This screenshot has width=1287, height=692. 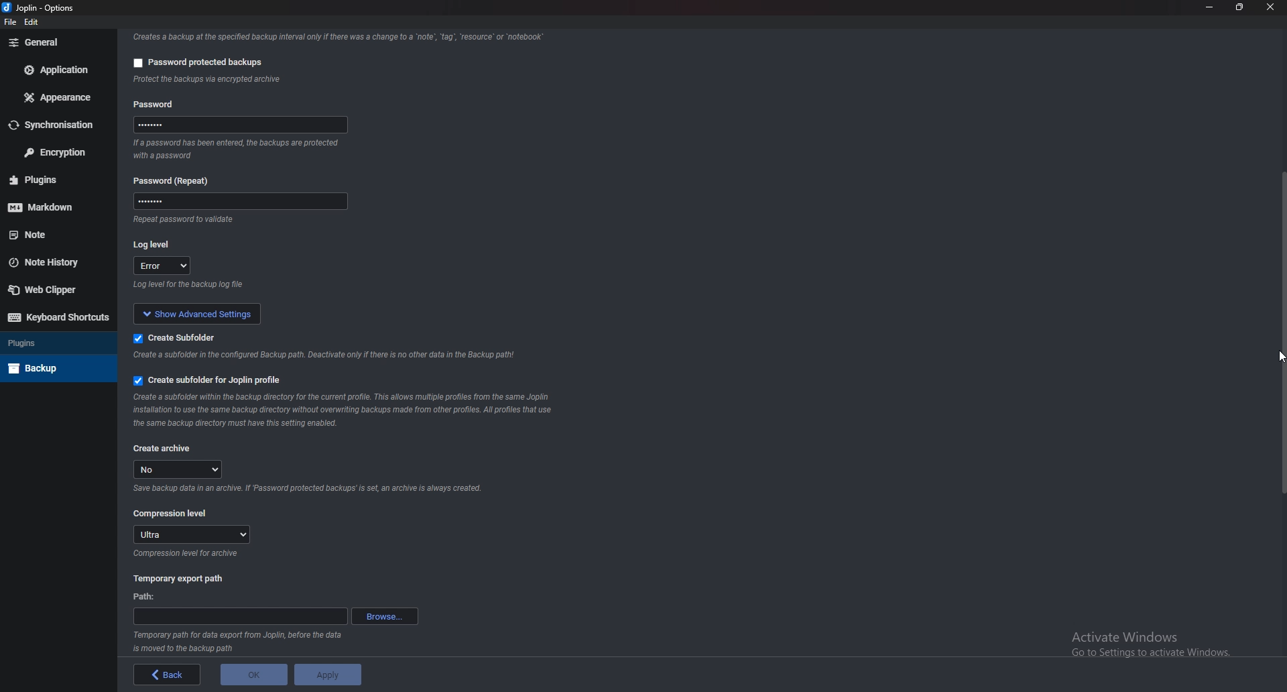 I want to click on log level, so click(x=157, y=243).